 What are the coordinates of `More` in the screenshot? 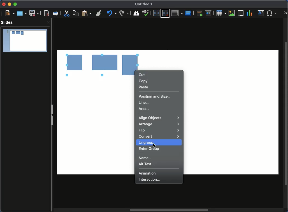 It's located at (286, 13).